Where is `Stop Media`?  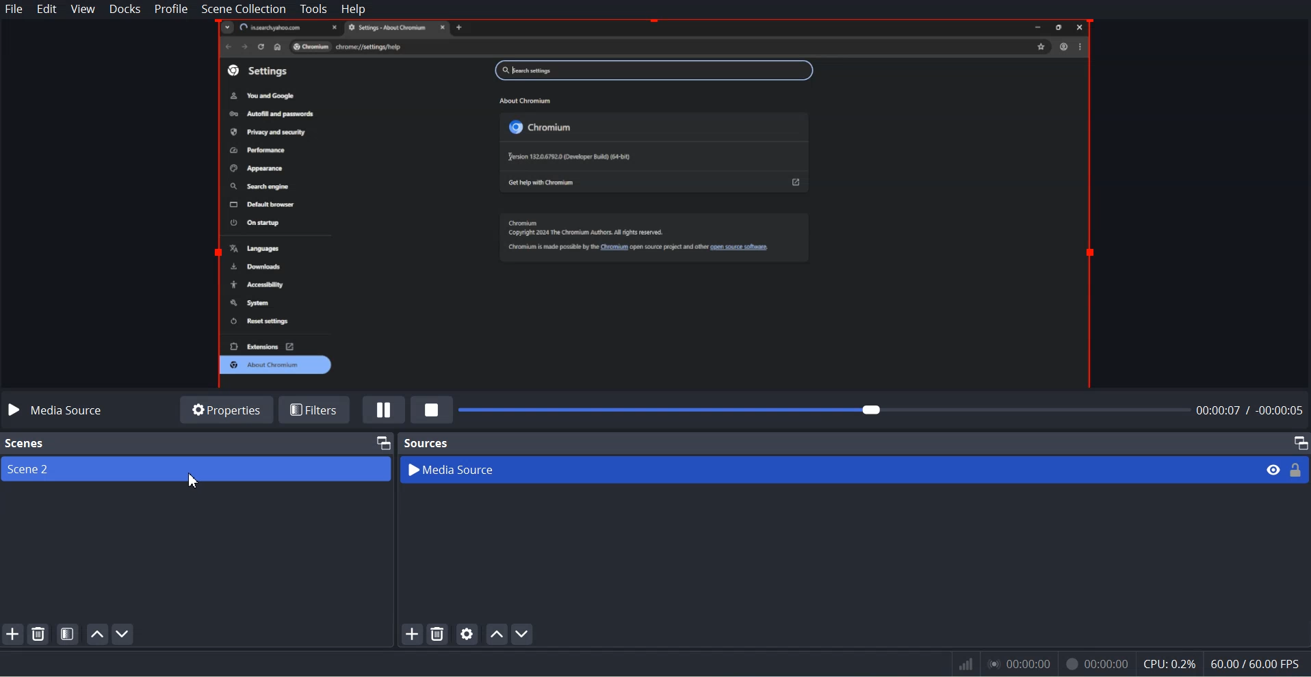 Stop Media is located at coordinates (432, 410).